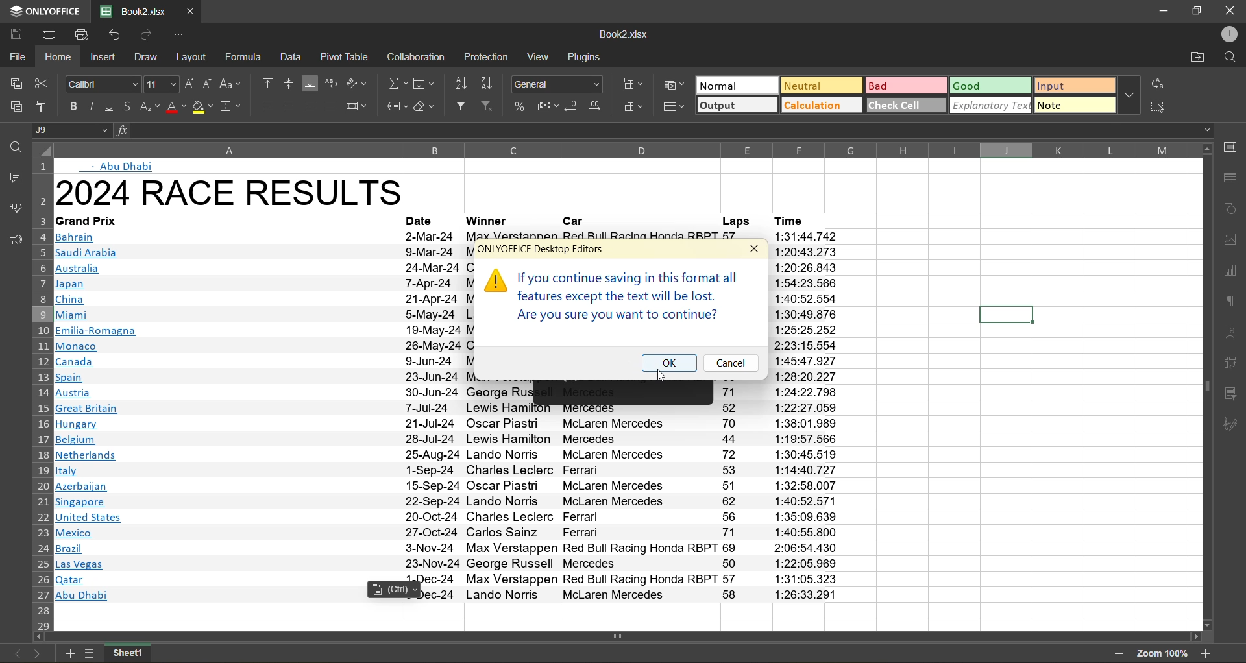 This screenshot has width=1246, height=663. Describe the element at coordinates (73, 130) in the screenshot. I see `cell address` at that location.